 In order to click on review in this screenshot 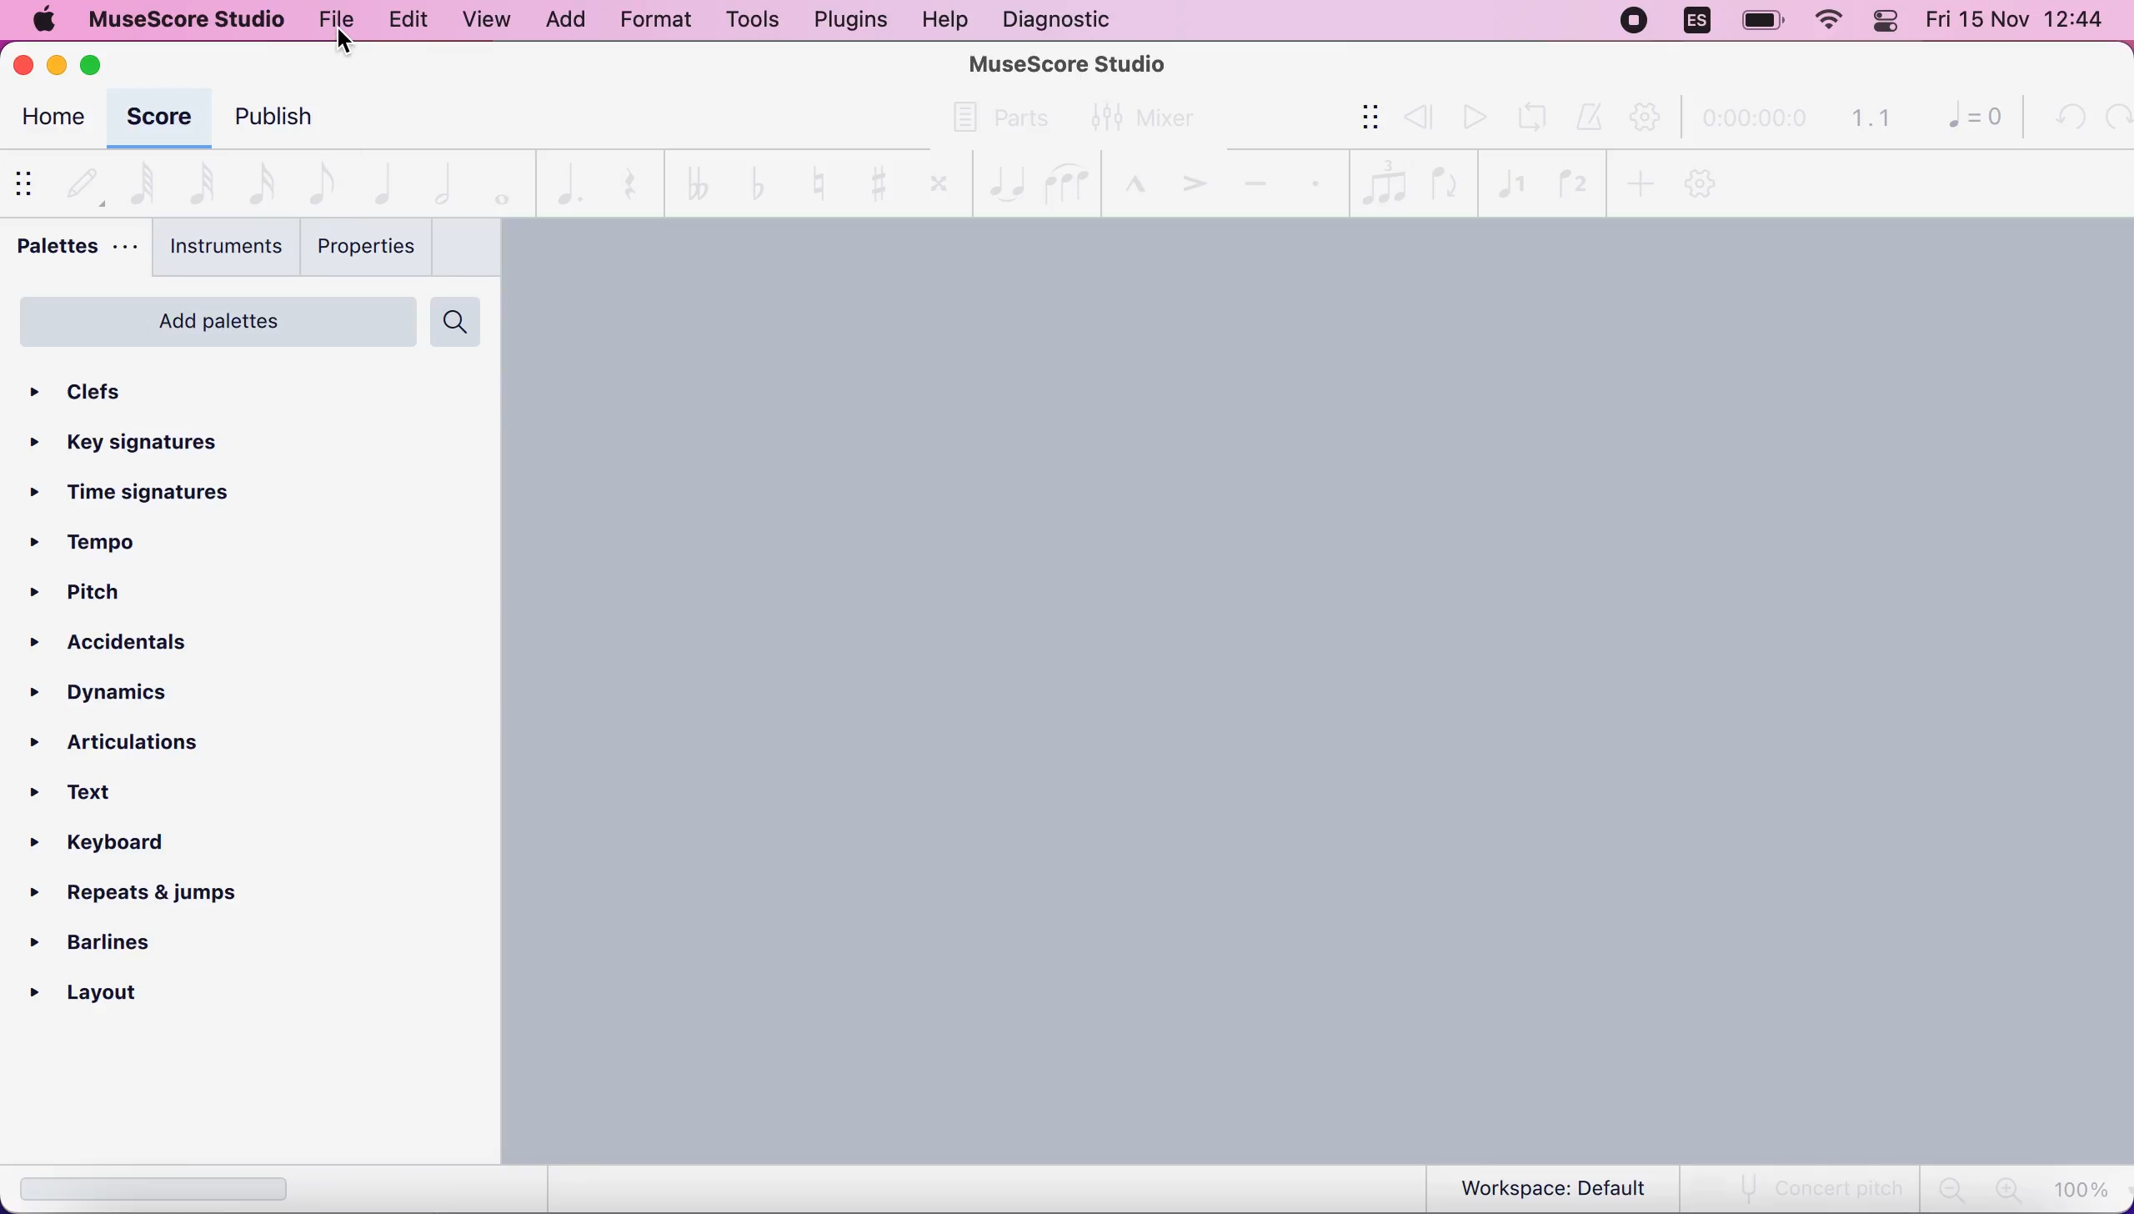, I will do `click(1419, 116)`.